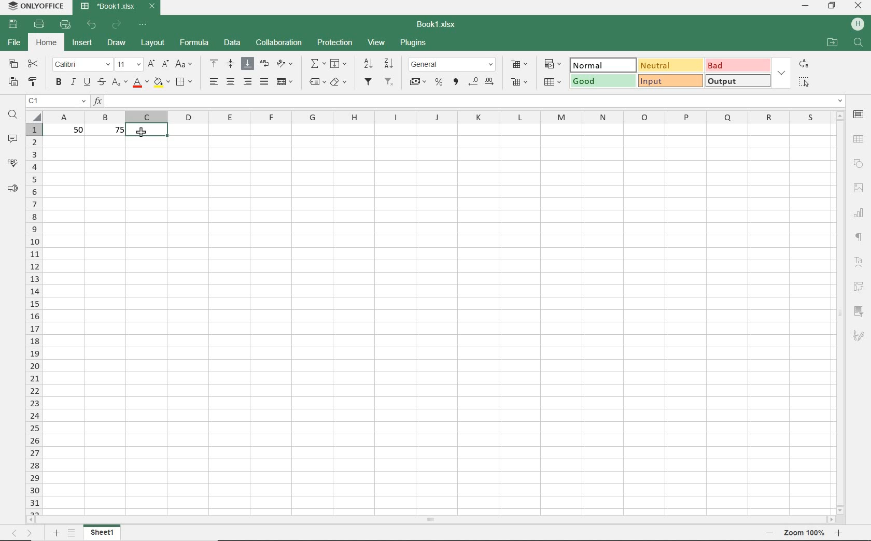 The width and height of the screenshot is (871, 541). Describe the element at coordinates (185, 81) in the screenshot. I see `borders` at that location.